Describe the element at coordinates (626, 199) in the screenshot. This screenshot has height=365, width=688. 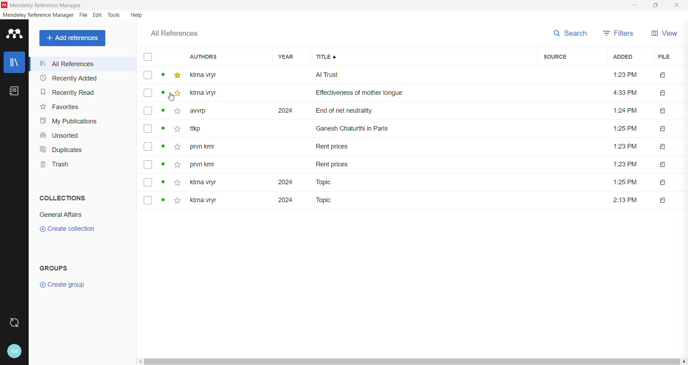
I see `` at that location.